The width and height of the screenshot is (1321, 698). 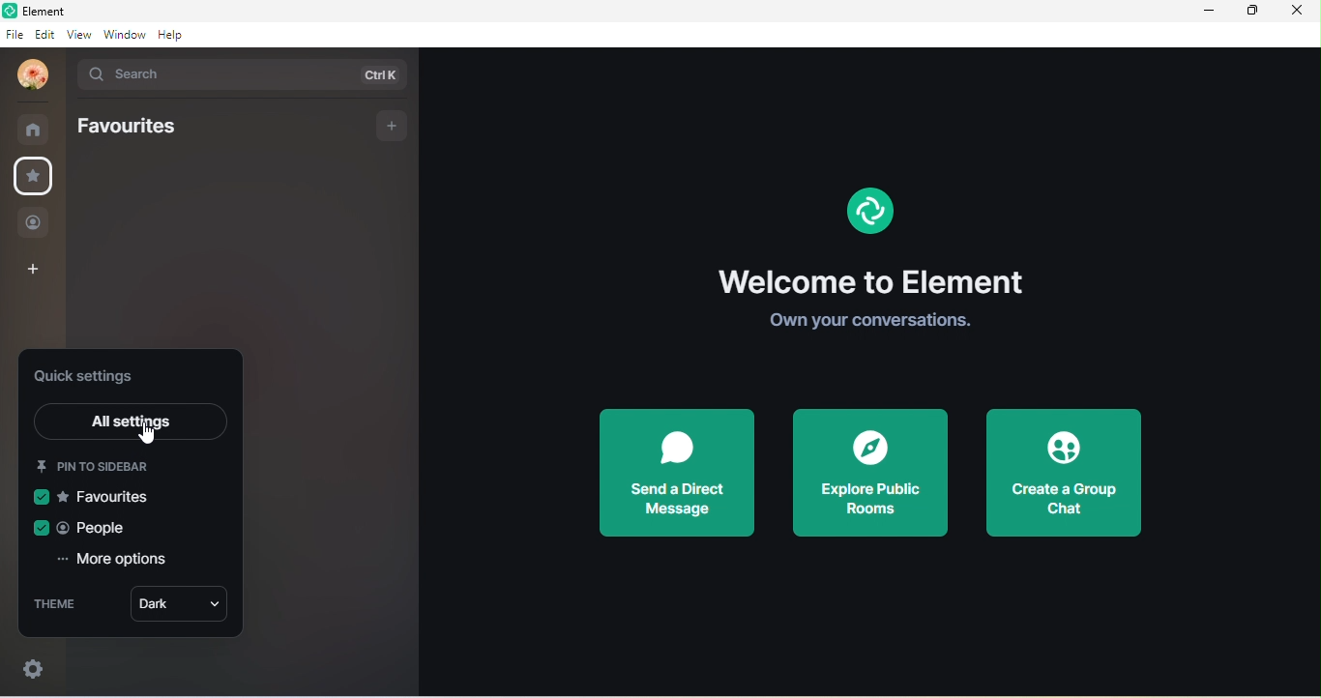 I want to click on minimize, so click(x=1204, y=14).